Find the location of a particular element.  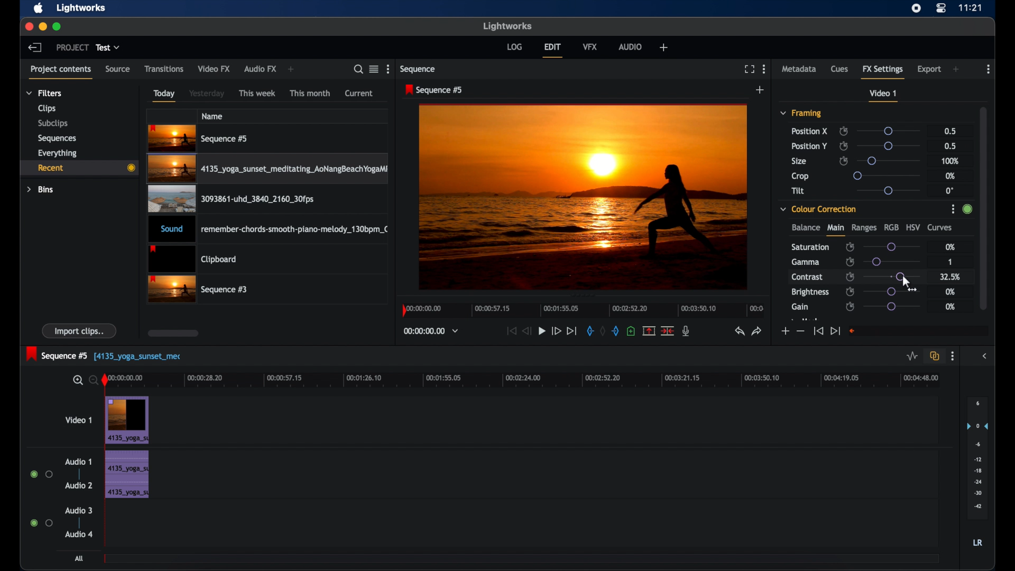

project contents is located at coordinates (60, 71).